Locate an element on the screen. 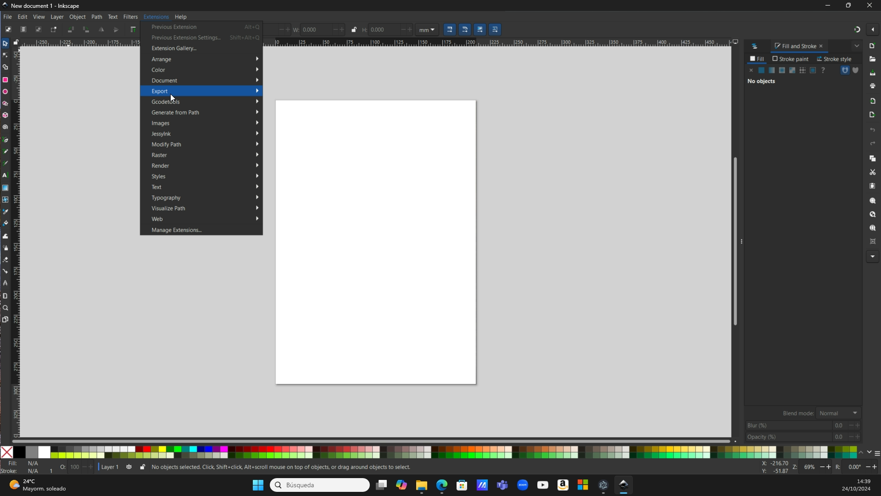 Image resolution: width=881 pixels, height=496 pixels. Minimize is located at coordinates (829, 6).